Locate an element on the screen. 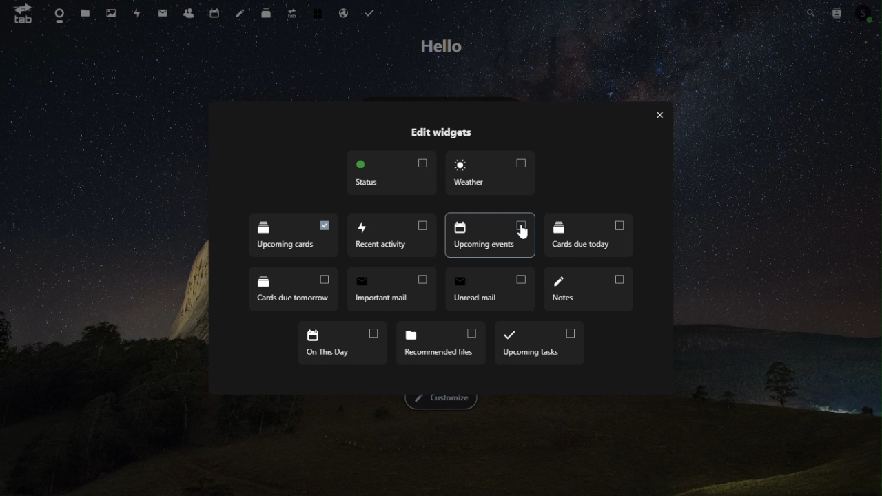  Account icon is located at coordinates (865, 12).